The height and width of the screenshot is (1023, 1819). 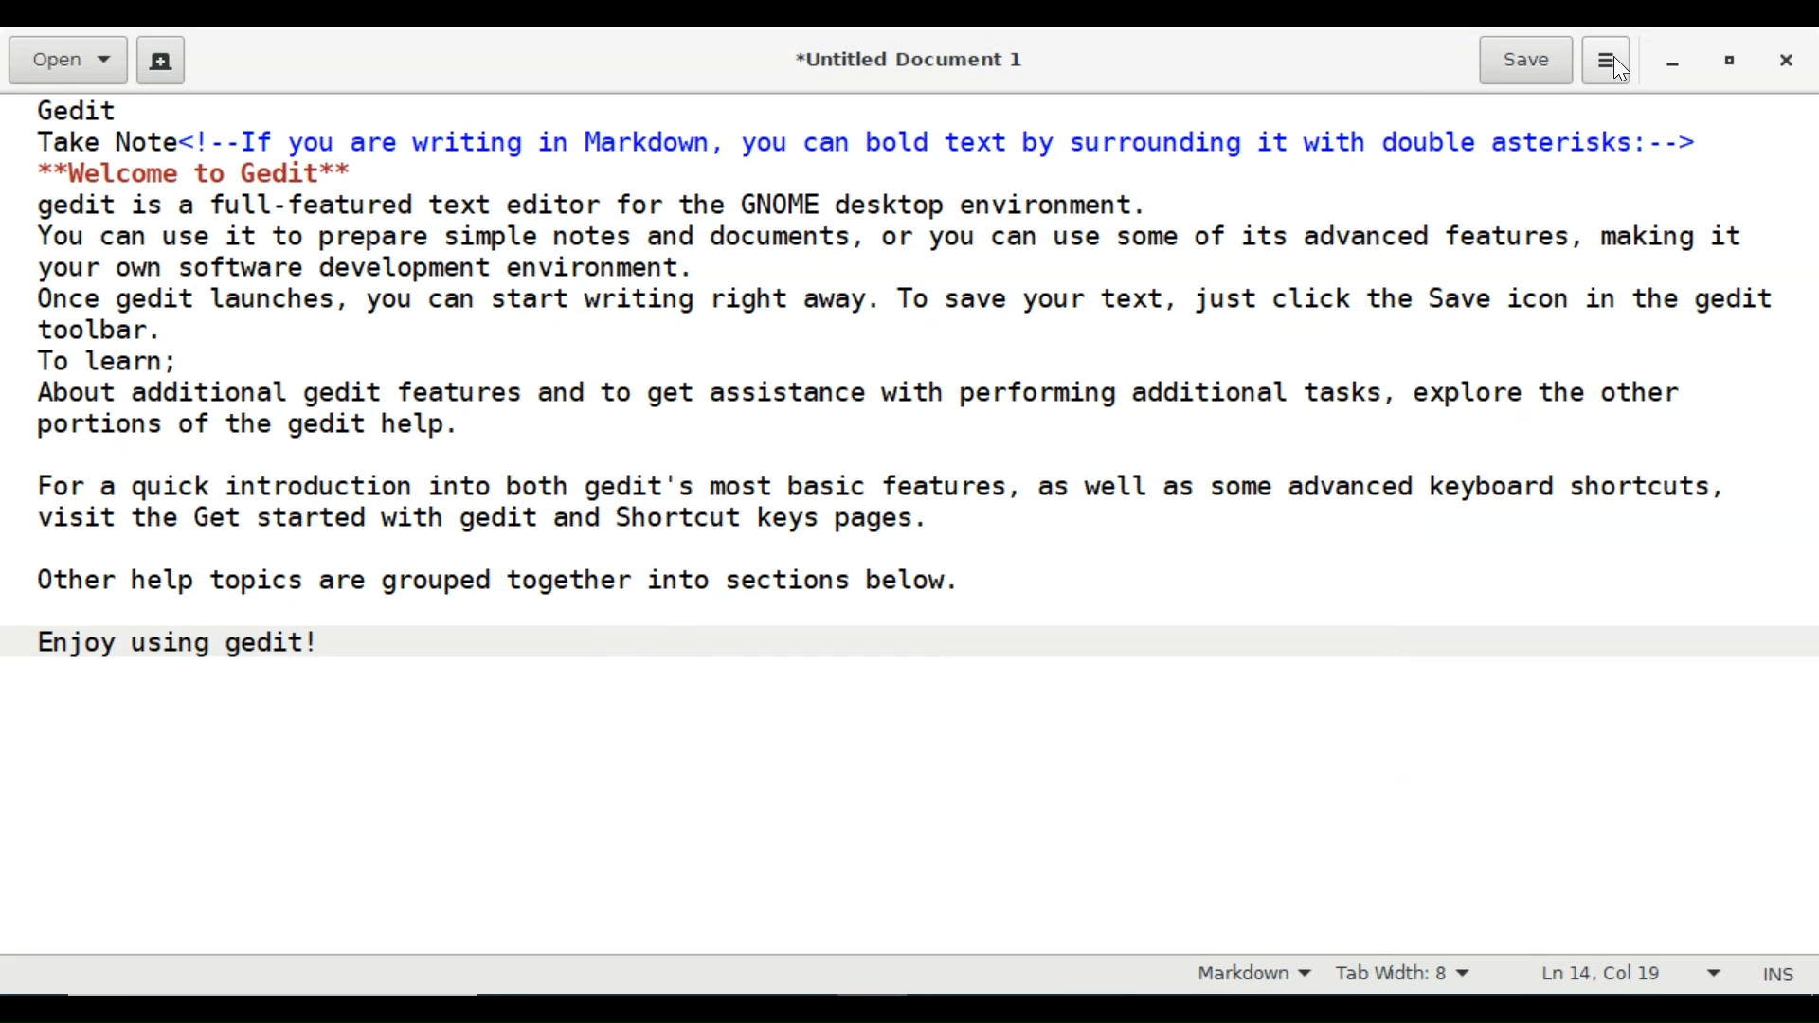 I want to click on Save, so click(x=1525, y=62).